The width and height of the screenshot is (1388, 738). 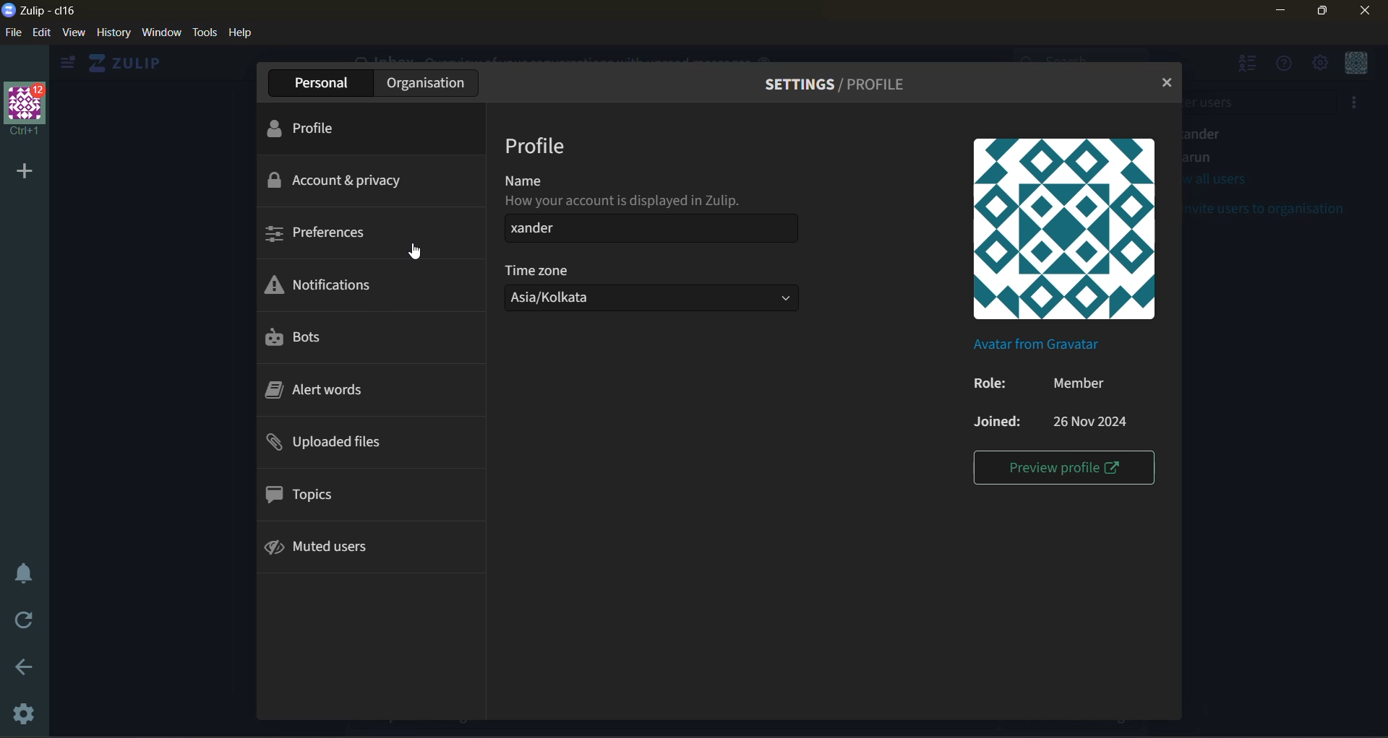 What do you see at coordinates (133, 64) in the screenshot?
I see `home` at bounding box center [133, 64].